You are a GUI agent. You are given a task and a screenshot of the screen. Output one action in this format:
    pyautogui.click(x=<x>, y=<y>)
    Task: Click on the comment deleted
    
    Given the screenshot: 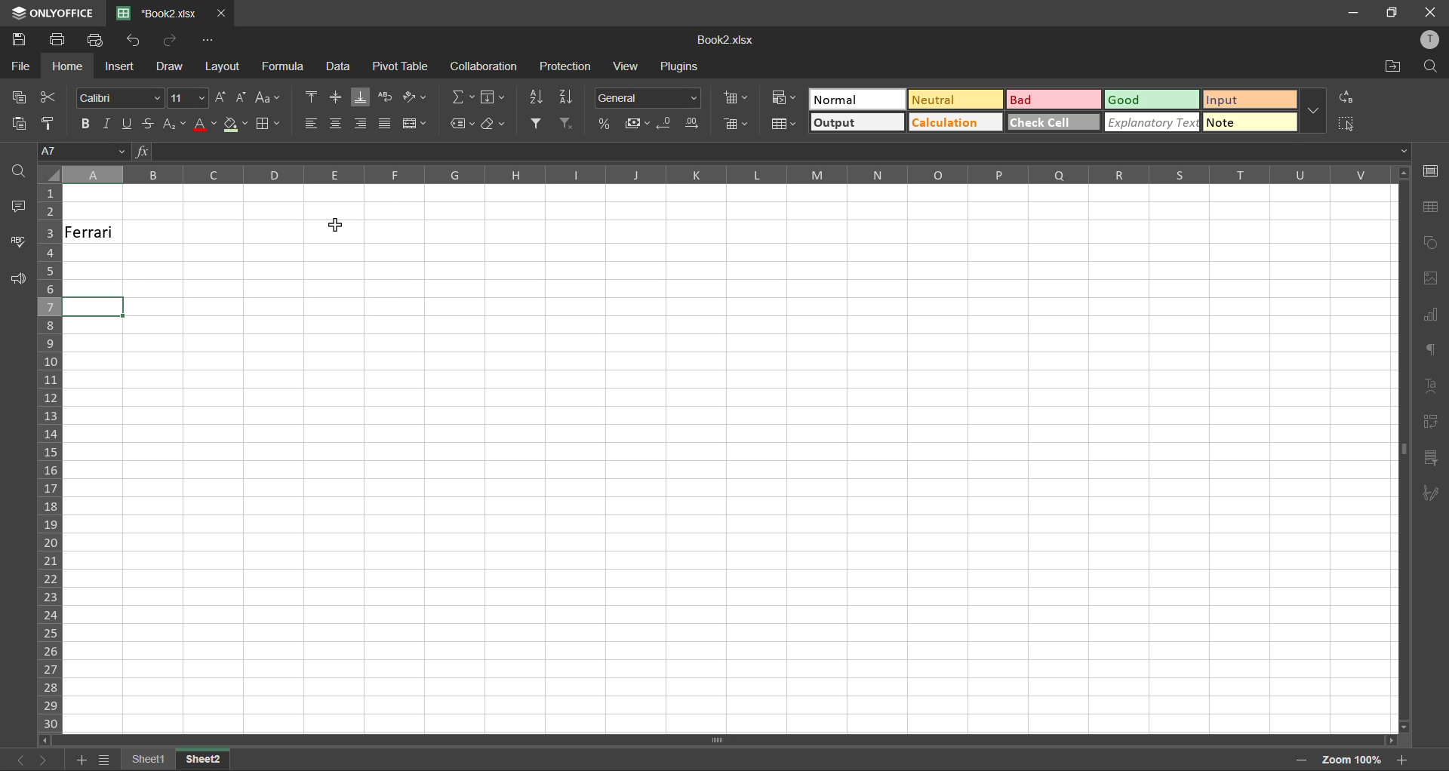 What is the action you would take?
    pyautogui.click(x=91, y=233)
    